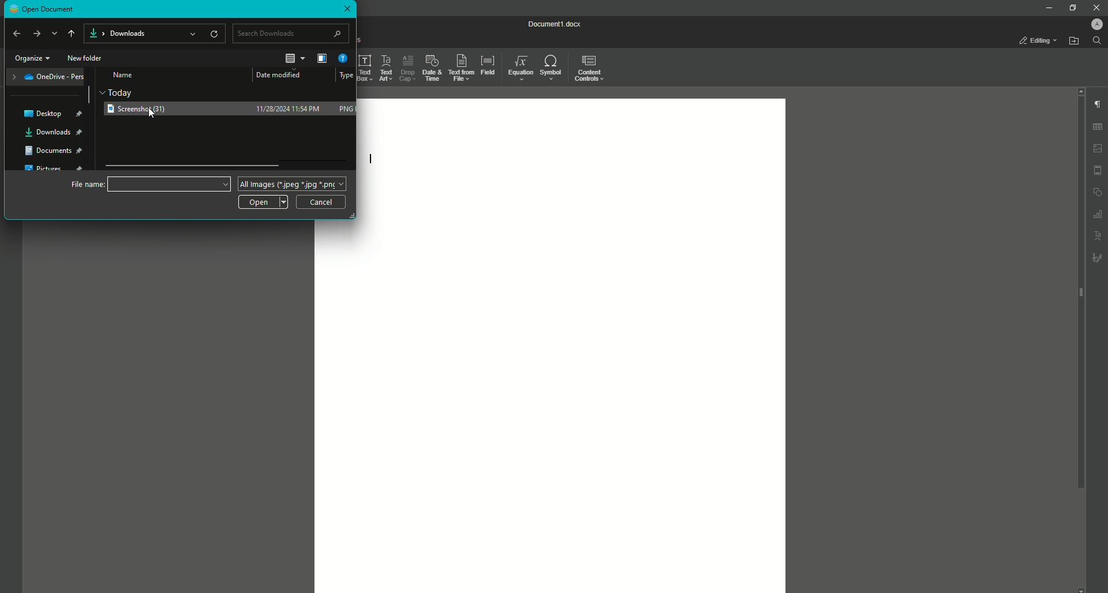  I want to click on Text From File, so click(461, 66).